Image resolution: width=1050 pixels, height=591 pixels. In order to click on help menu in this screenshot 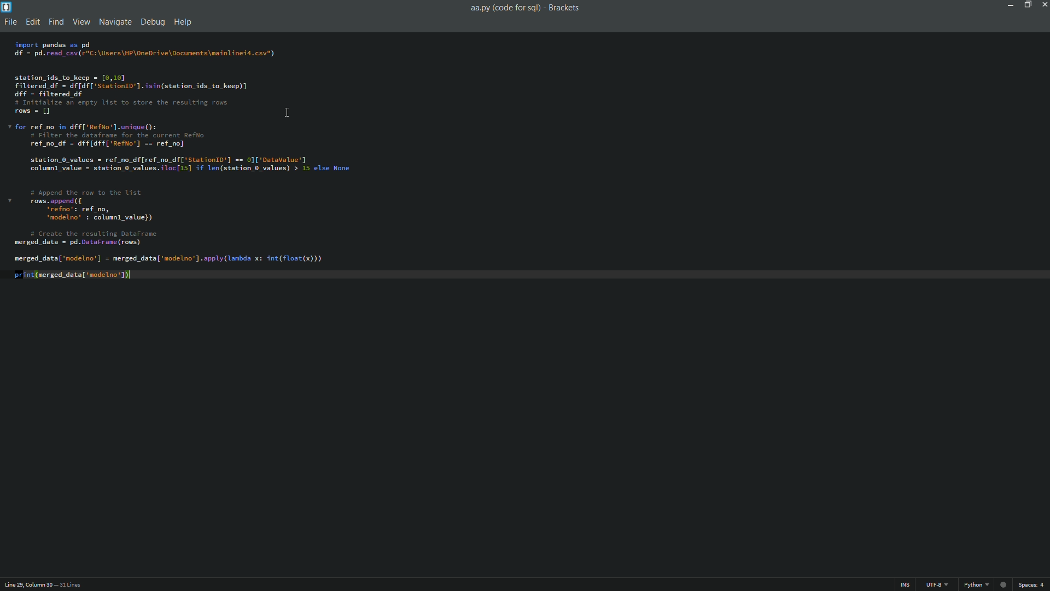, I will do `click(183, 22)`.